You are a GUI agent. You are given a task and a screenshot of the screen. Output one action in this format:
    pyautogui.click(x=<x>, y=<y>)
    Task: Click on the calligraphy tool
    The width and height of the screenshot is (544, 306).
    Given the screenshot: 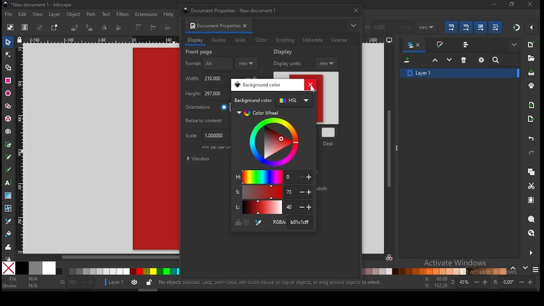 What is the action you would take?
    pyautogui.click(x=10, y=170)
    